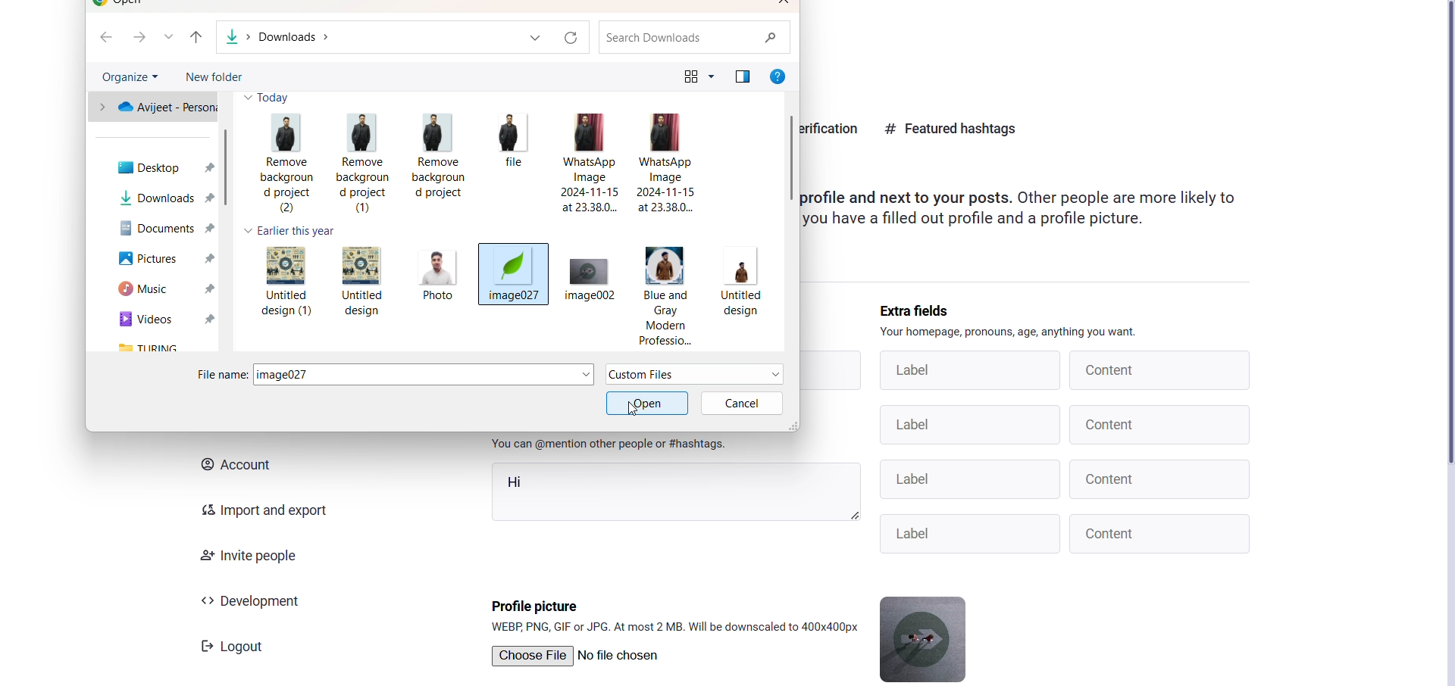  Describe the element at coordinates (270, 100) in the screenshot. I see `today` at that location.